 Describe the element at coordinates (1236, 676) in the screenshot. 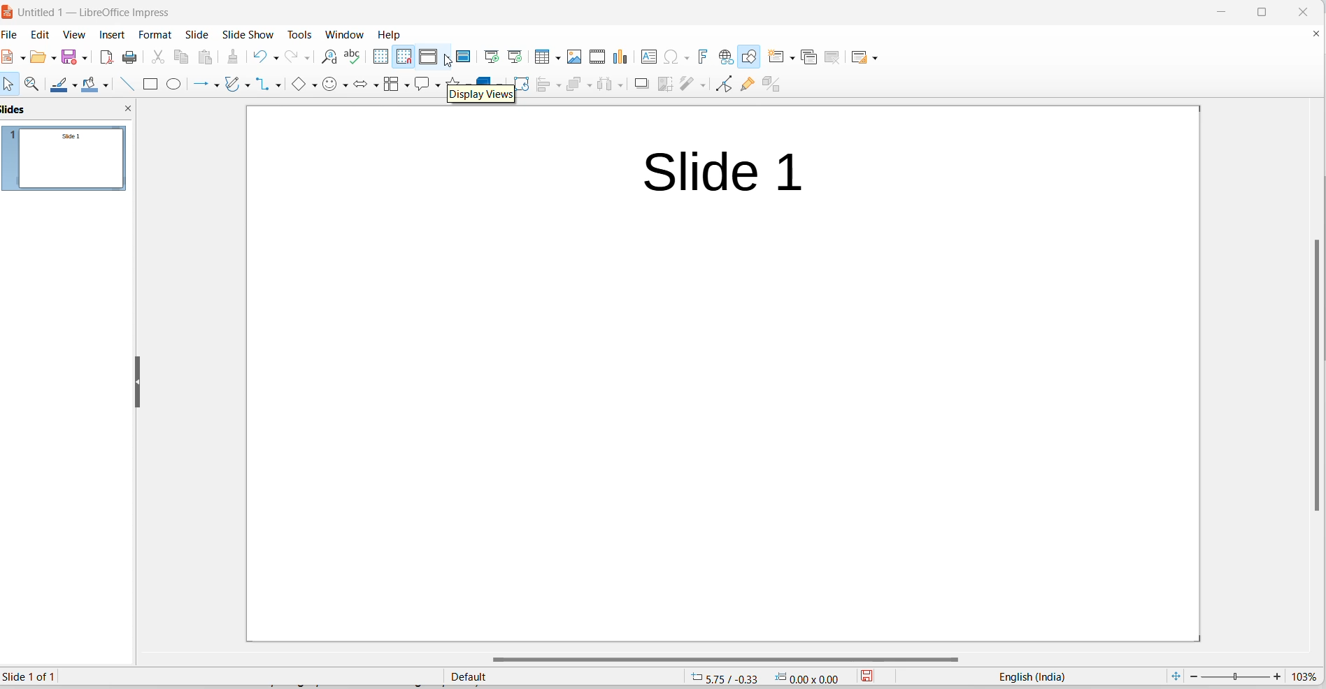

I see `zoom slider` at that location.